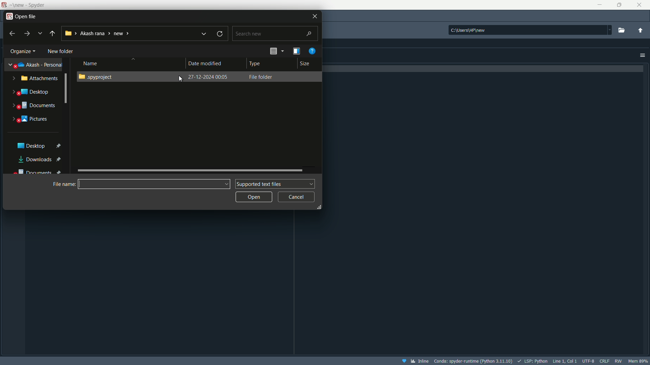 The height and width of the screenshot is (365, 650). Describe the element at coordinates (315, 17) in the screenshot. I see `Close file` at that location.